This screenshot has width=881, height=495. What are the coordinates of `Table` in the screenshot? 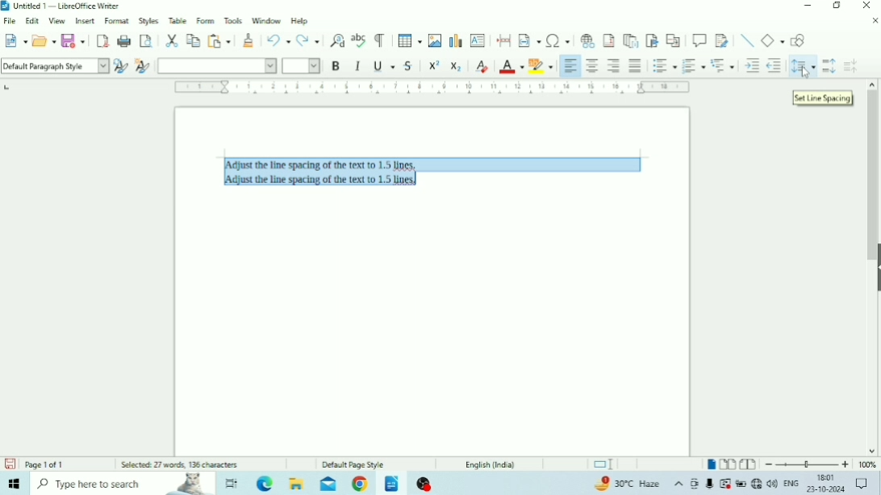 It's located at (178, 20).